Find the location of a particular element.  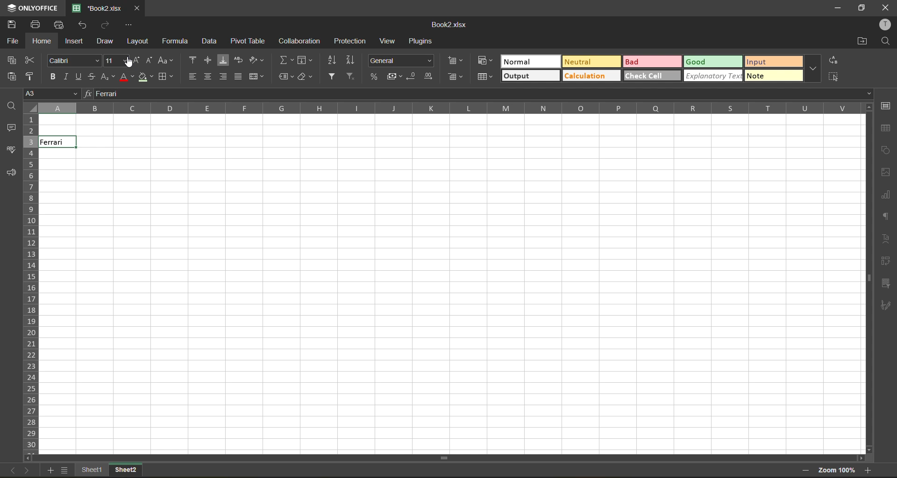

clear is located at coordinates (306, 78).